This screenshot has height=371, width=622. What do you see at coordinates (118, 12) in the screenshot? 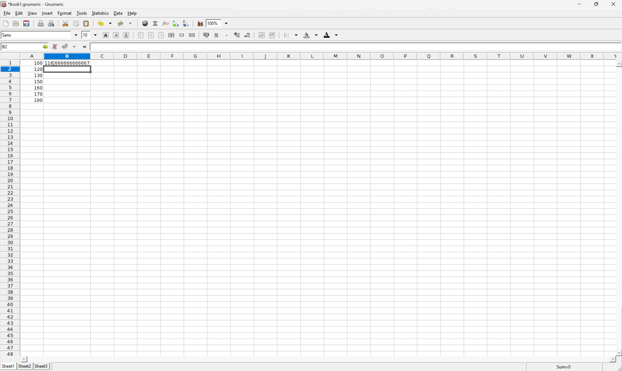
I see `Data` at bounding box center [118, 12].